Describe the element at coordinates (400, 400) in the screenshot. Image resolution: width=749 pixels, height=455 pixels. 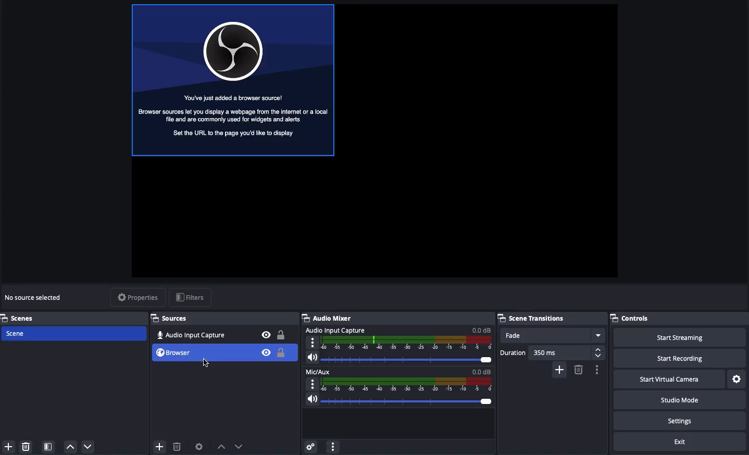
I see `Volume` at that location.